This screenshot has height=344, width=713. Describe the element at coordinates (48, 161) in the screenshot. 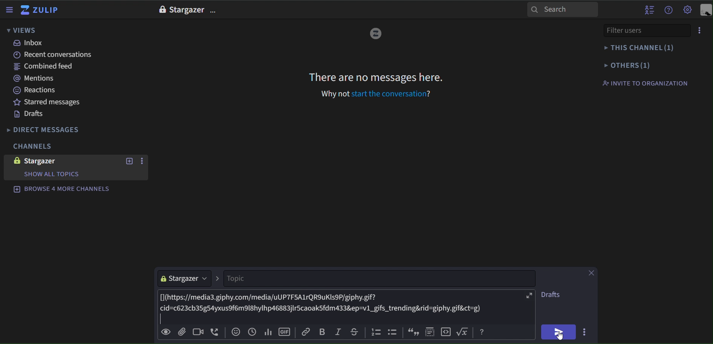

I see `stargazer` at that location.